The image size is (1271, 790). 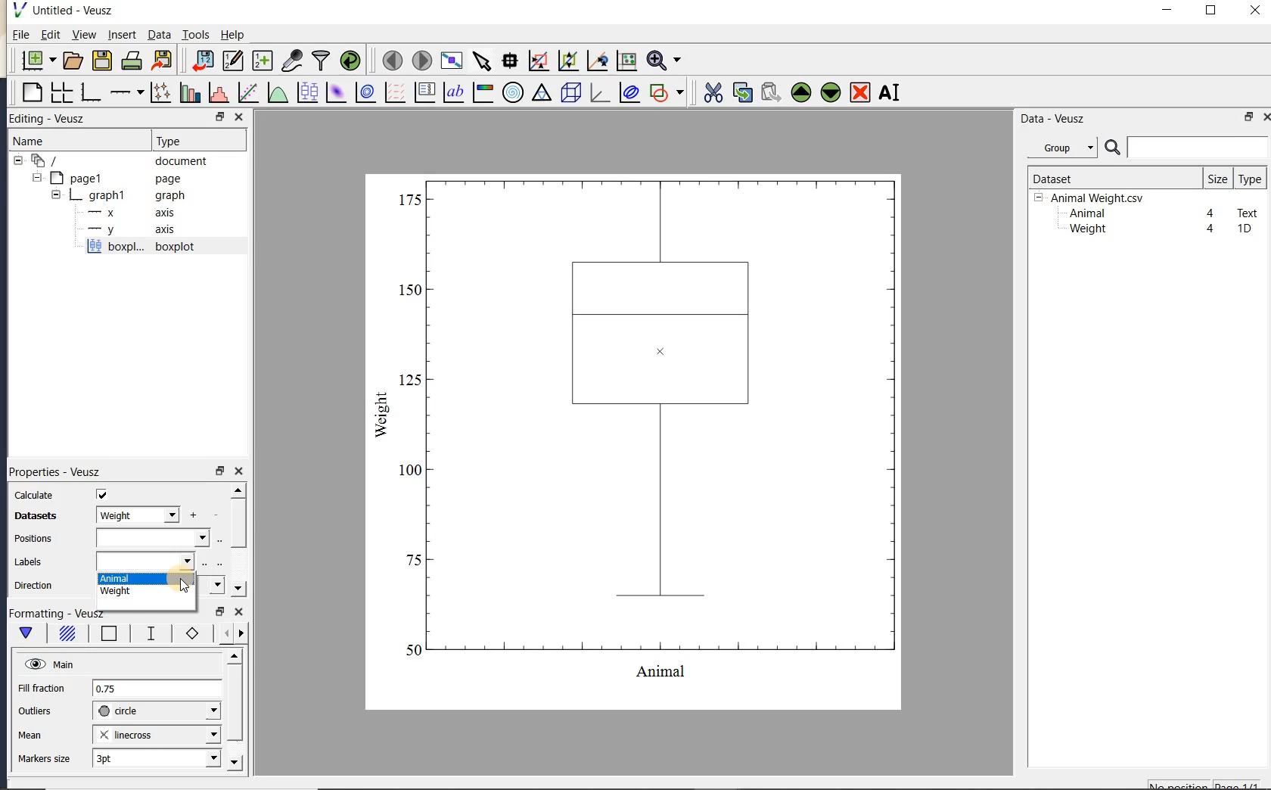 I want to click on axis, so click(x=127, y=213).